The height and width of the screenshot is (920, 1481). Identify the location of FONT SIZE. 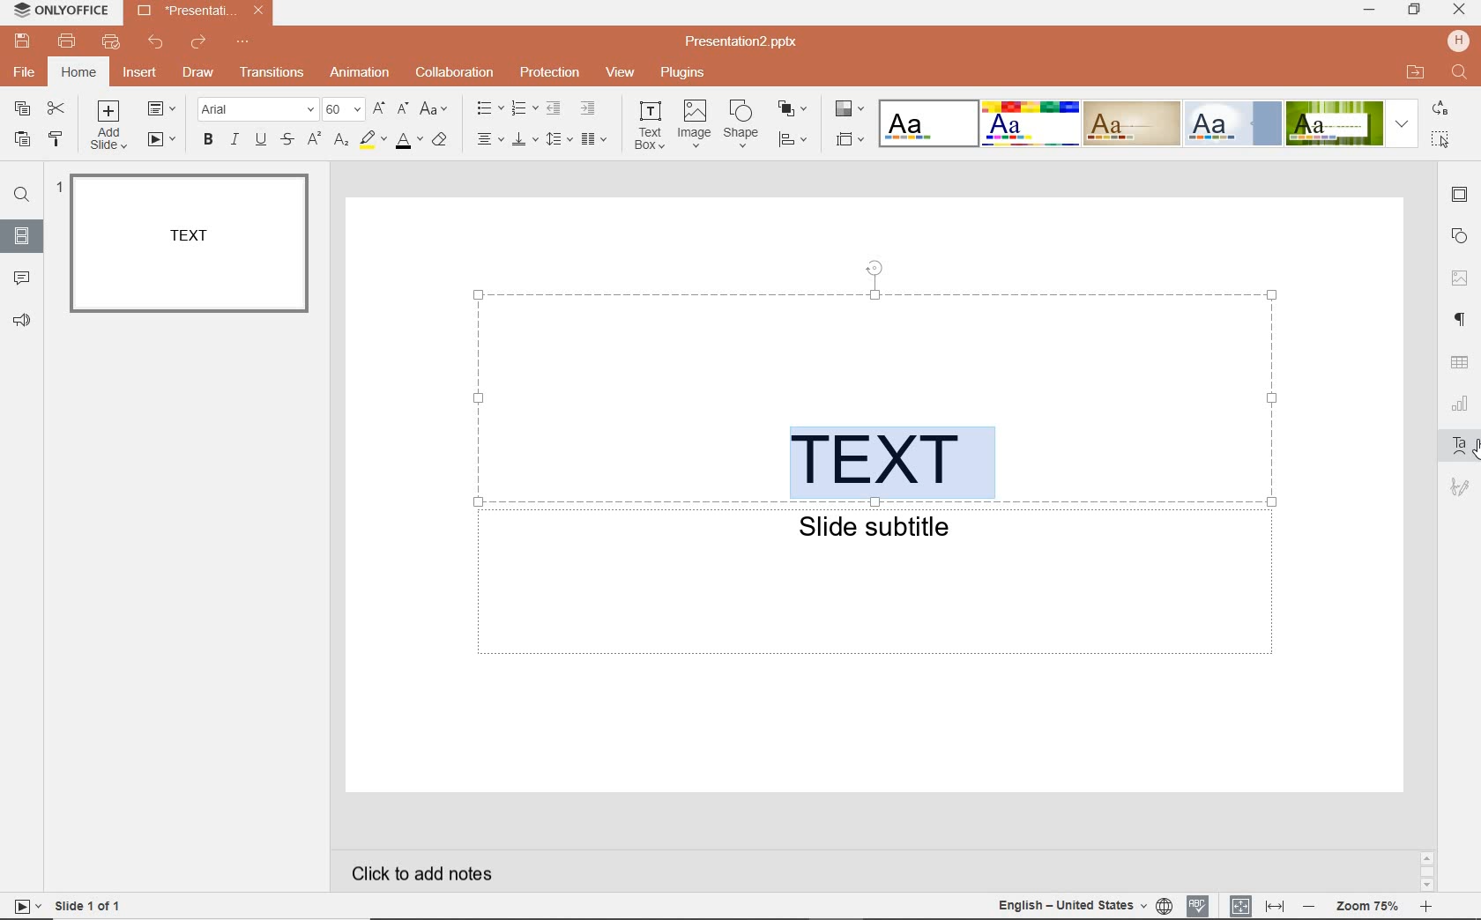
(345, 110).